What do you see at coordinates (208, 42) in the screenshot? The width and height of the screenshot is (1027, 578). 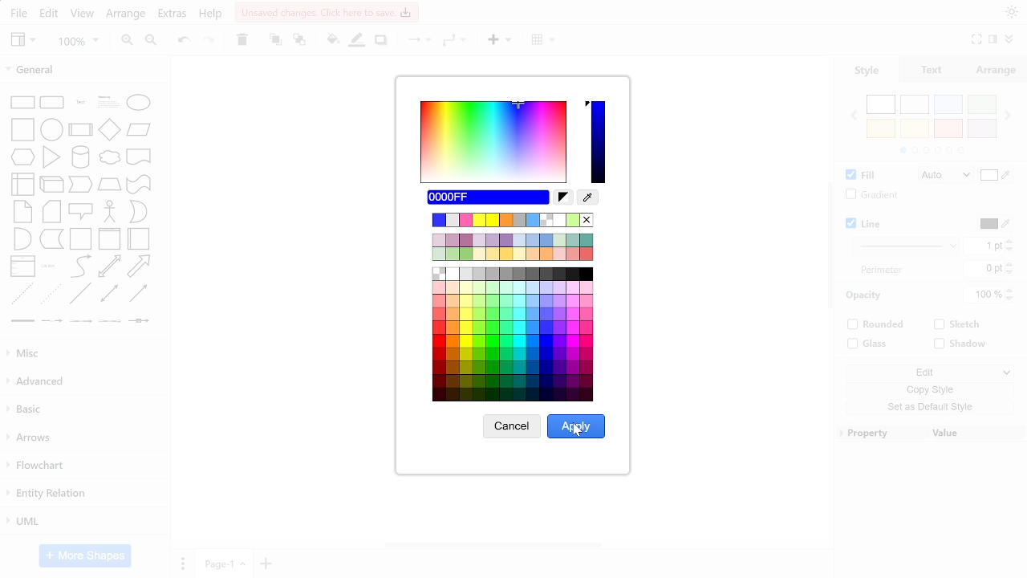 I see `redo` at bounding box center [208, 42].